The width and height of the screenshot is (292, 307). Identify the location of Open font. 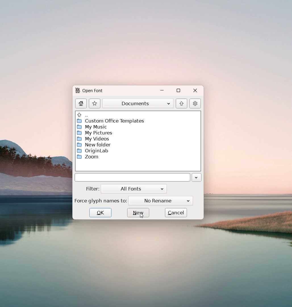
(93, 91).